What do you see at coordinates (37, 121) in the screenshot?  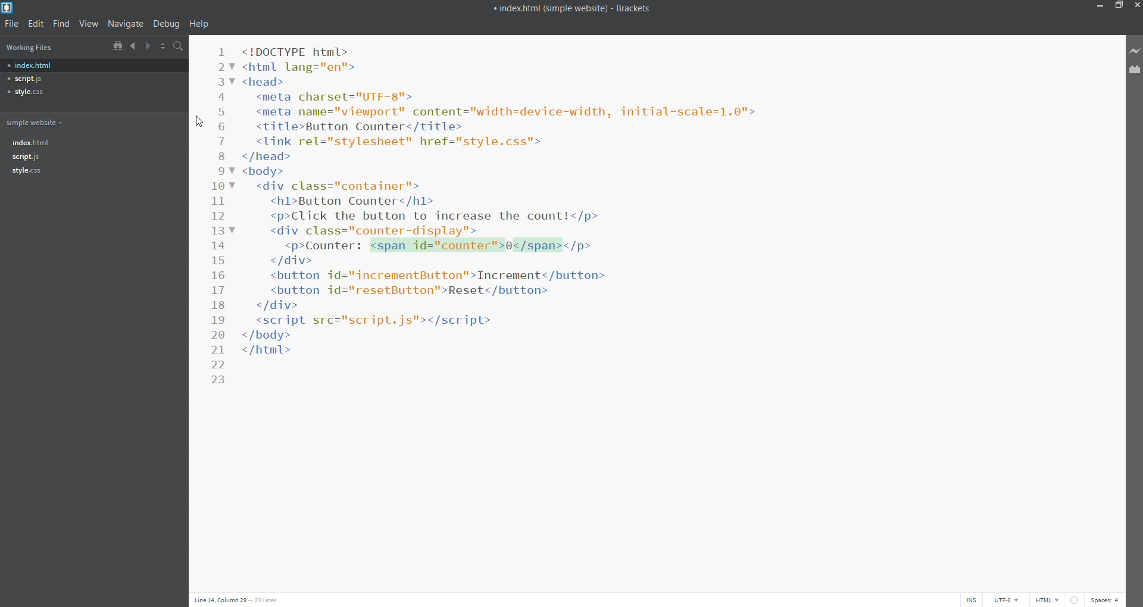 I see `simple website` at bounding box center [37, 121].